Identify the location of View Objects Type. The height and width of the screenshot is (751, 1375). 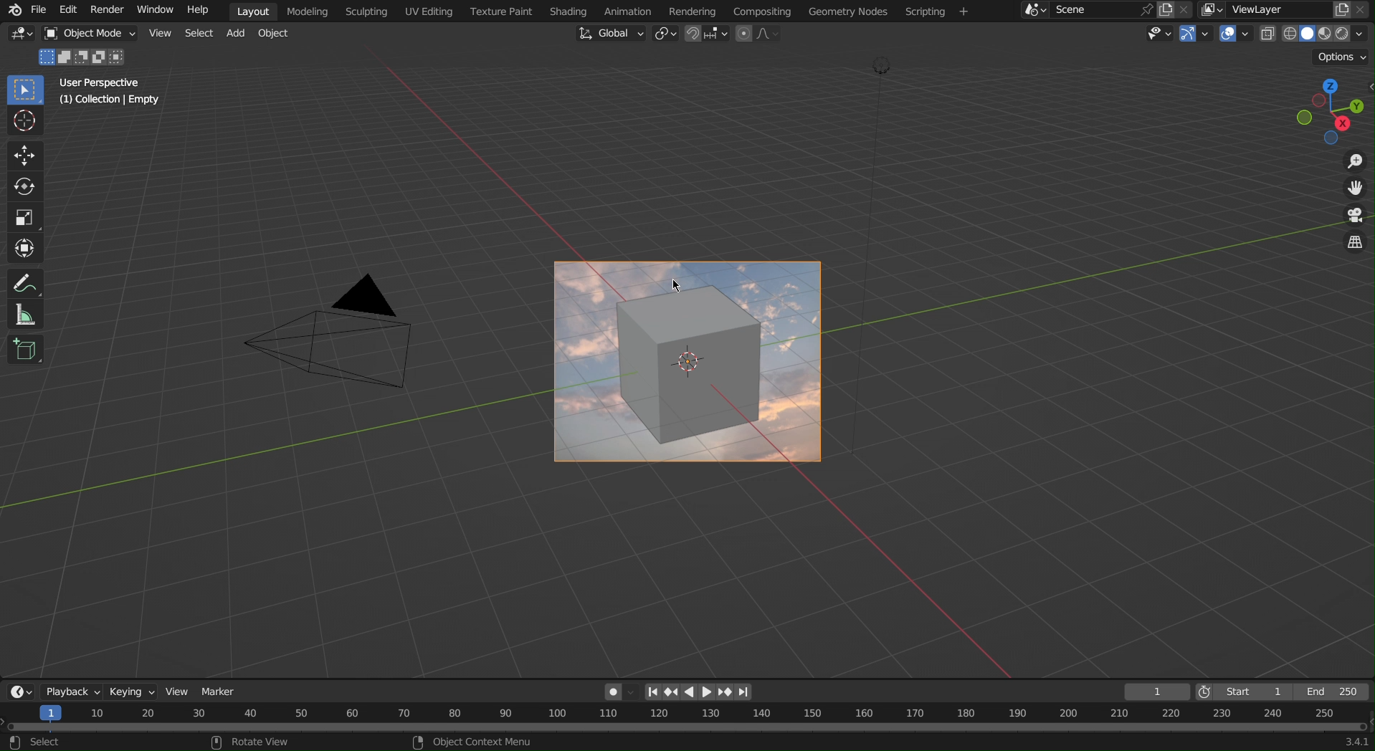
(1157, 34).